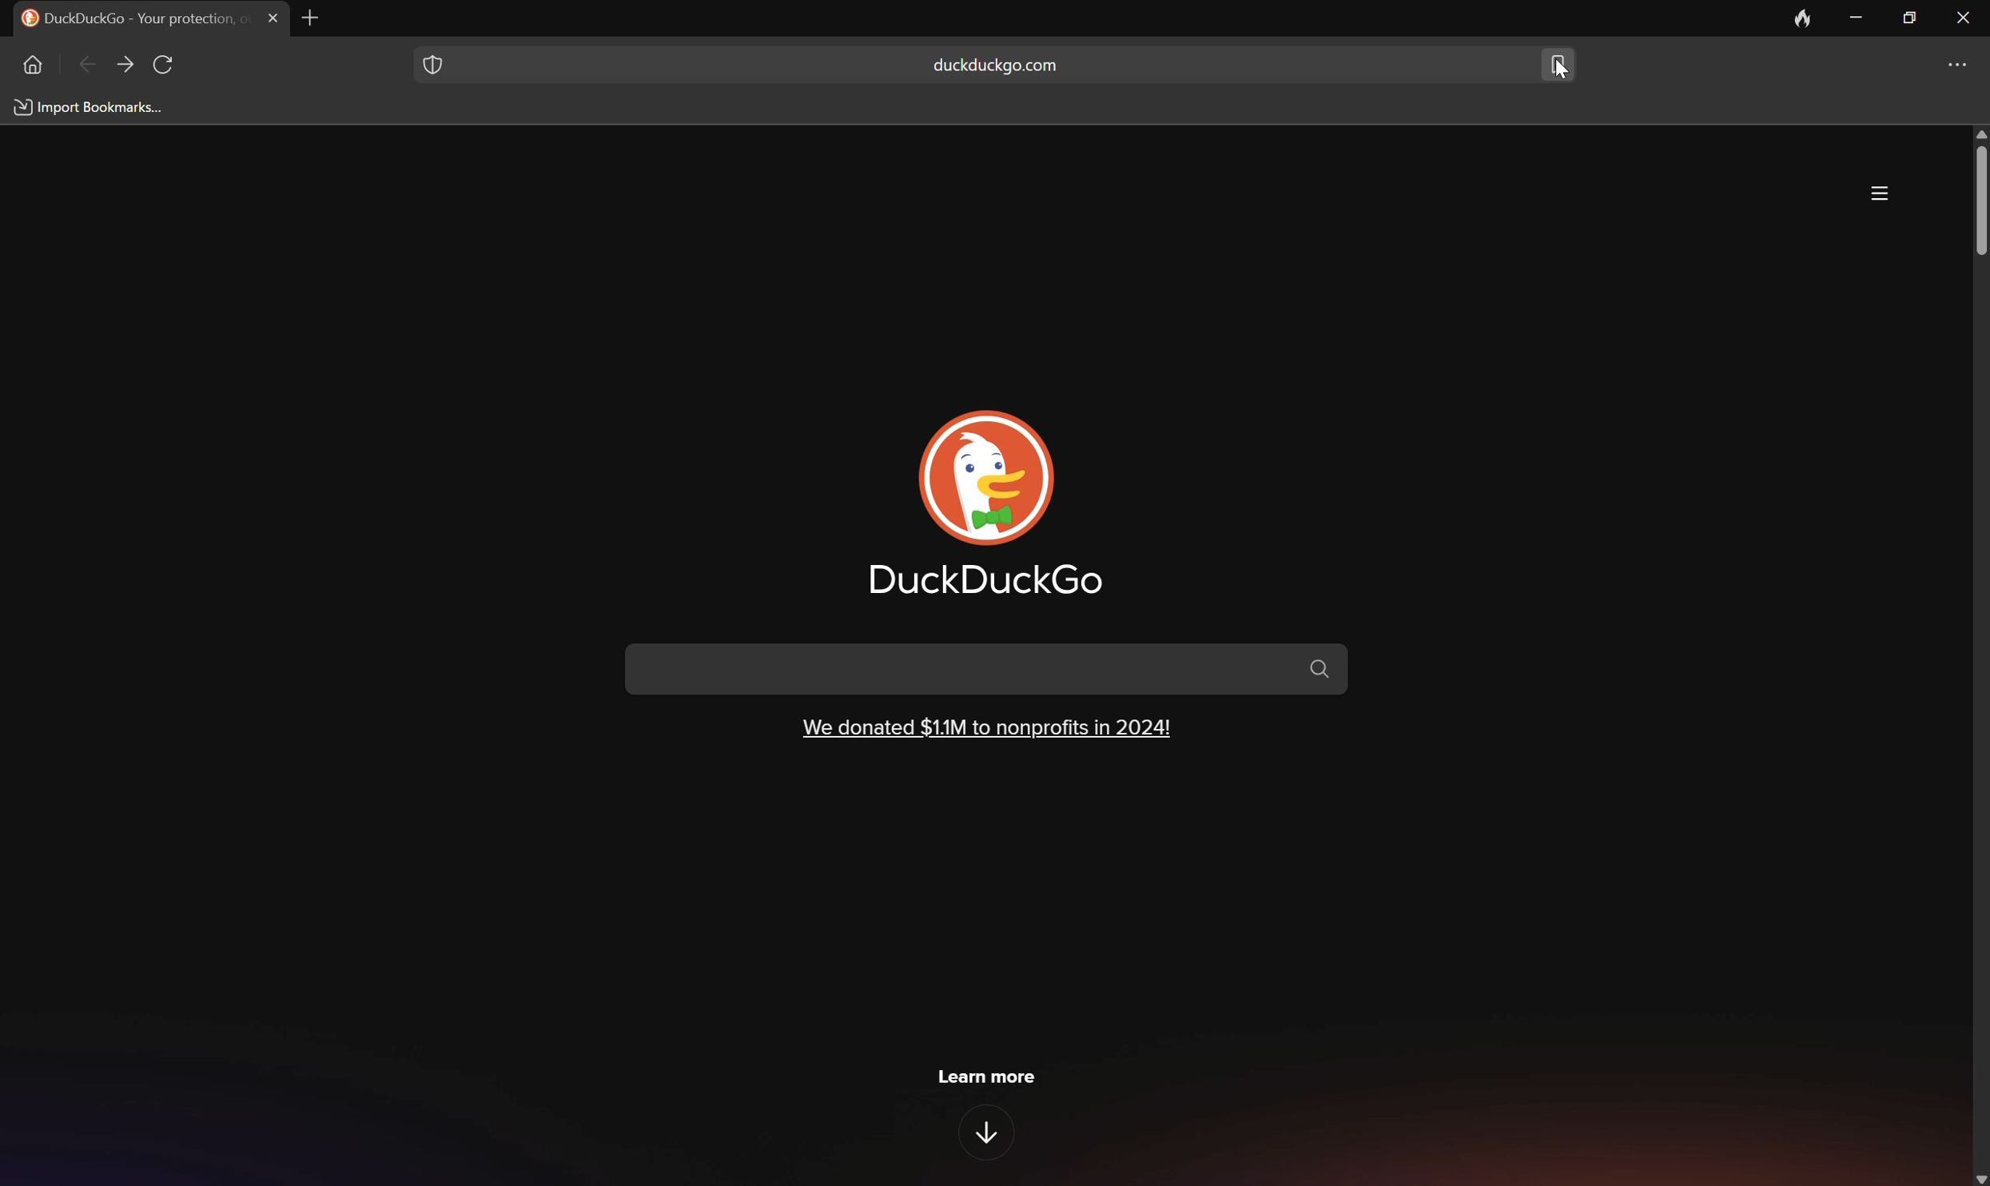  What do you see at coordinates (165, 66) in the screenshot?
I see `Reload` at bounding box center [165, 66].